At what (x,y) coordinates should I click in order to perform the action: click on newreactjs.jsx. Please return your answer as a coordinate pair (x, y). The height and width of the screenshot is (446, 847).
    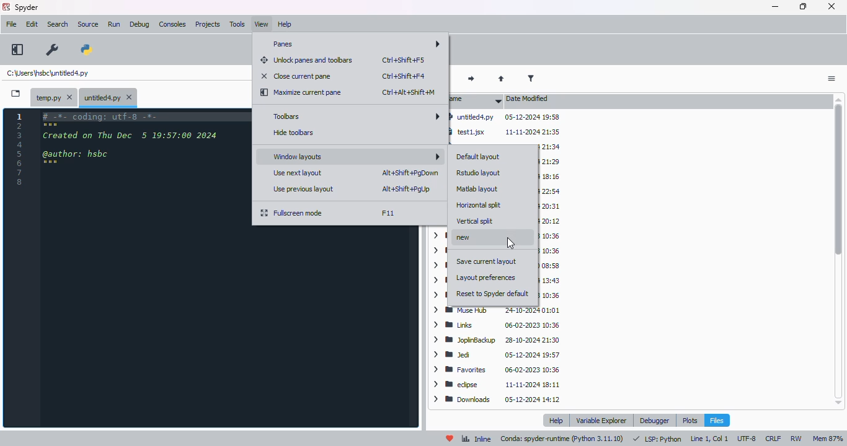
    Looking at the image, I should click on (549, 163).